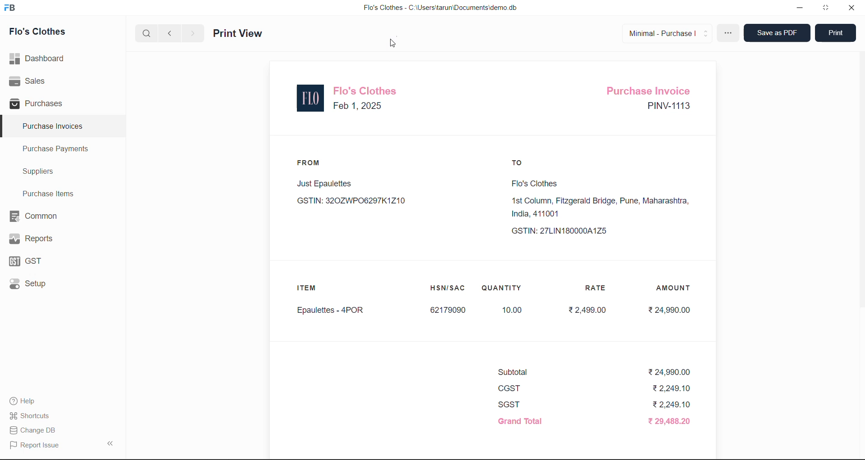 The image size is (865, 460). What do you see at coordinates (449, 288) in the screenshot?
I see `HSN/SAC` at bounding box center [449, 288].